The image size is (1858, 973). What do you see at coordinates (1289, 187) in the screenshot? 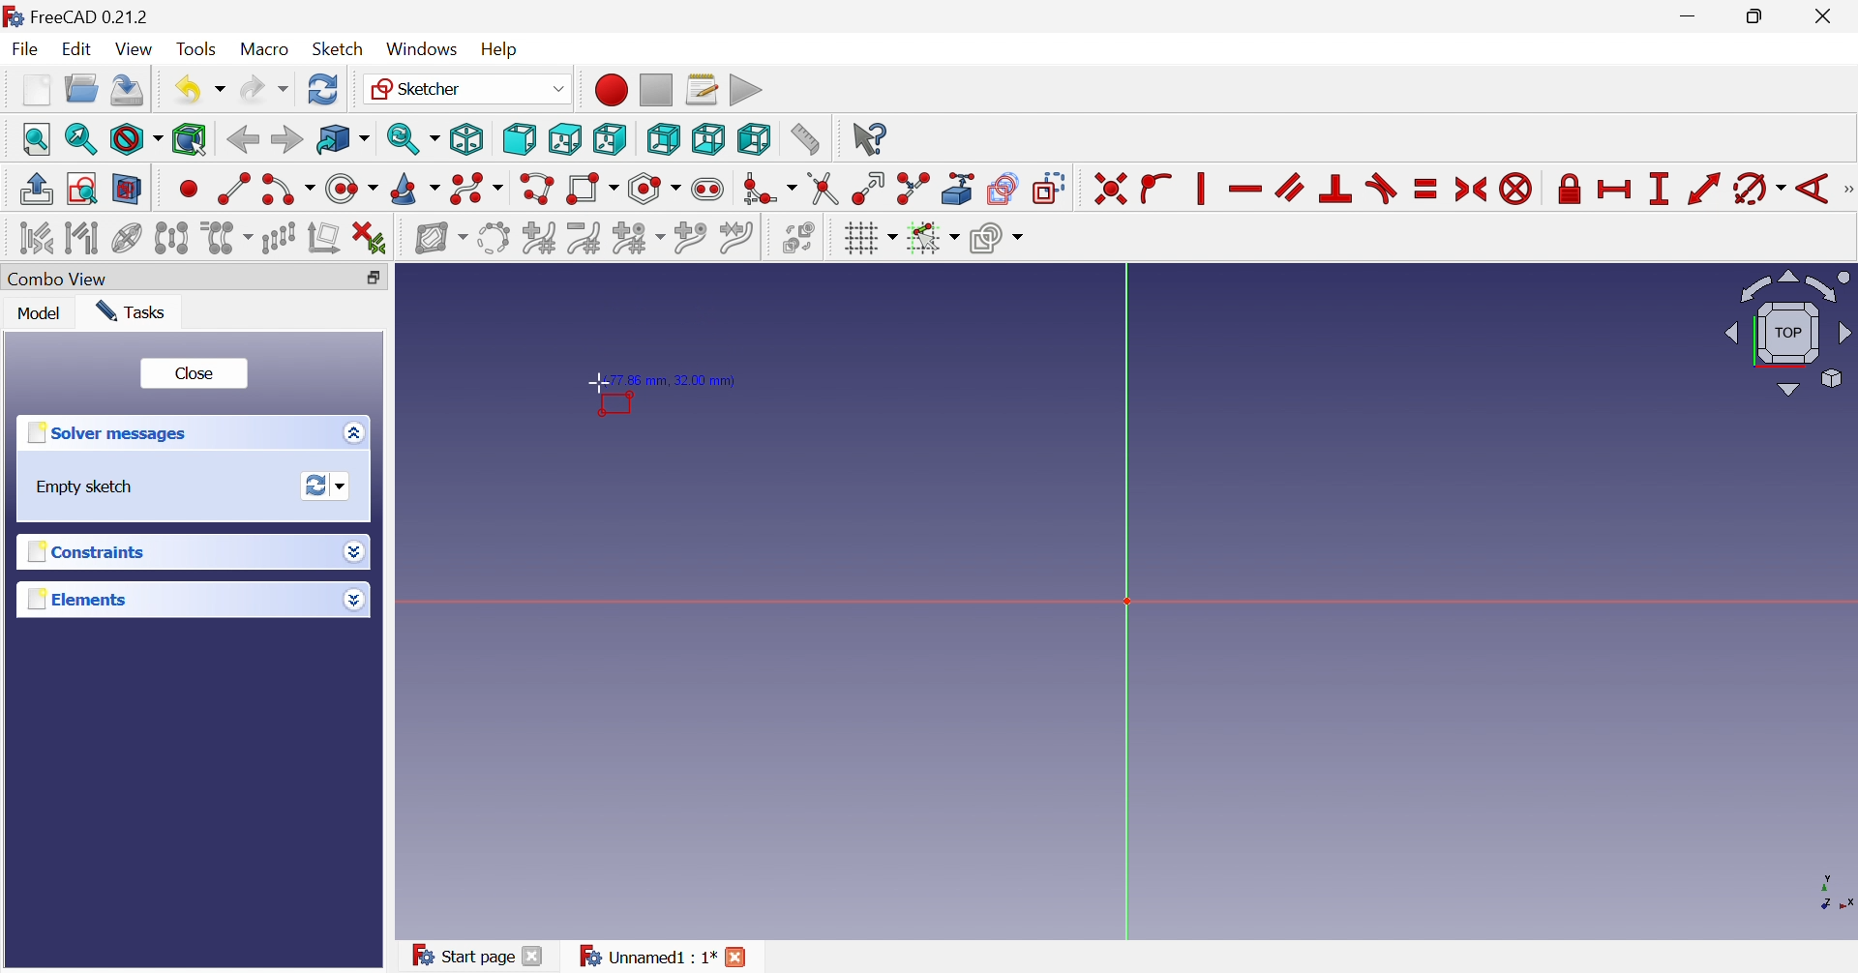
I see `Constrain parallel` at bounding box center [1289, 187].